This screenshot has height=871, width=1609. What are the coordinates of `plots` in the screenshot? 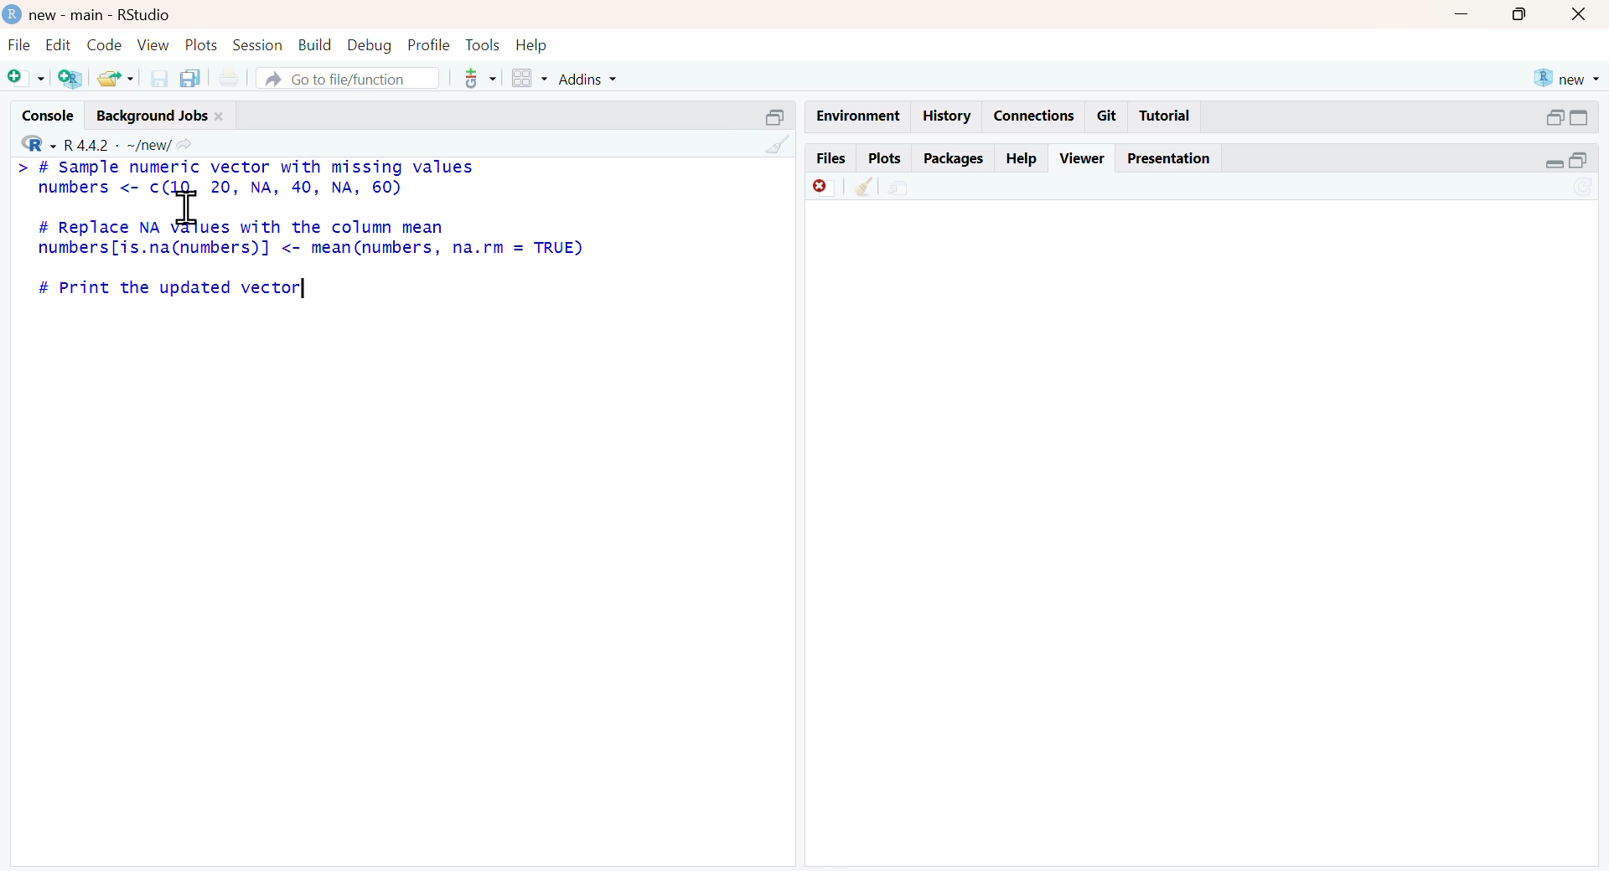 It's located at (887, 158).